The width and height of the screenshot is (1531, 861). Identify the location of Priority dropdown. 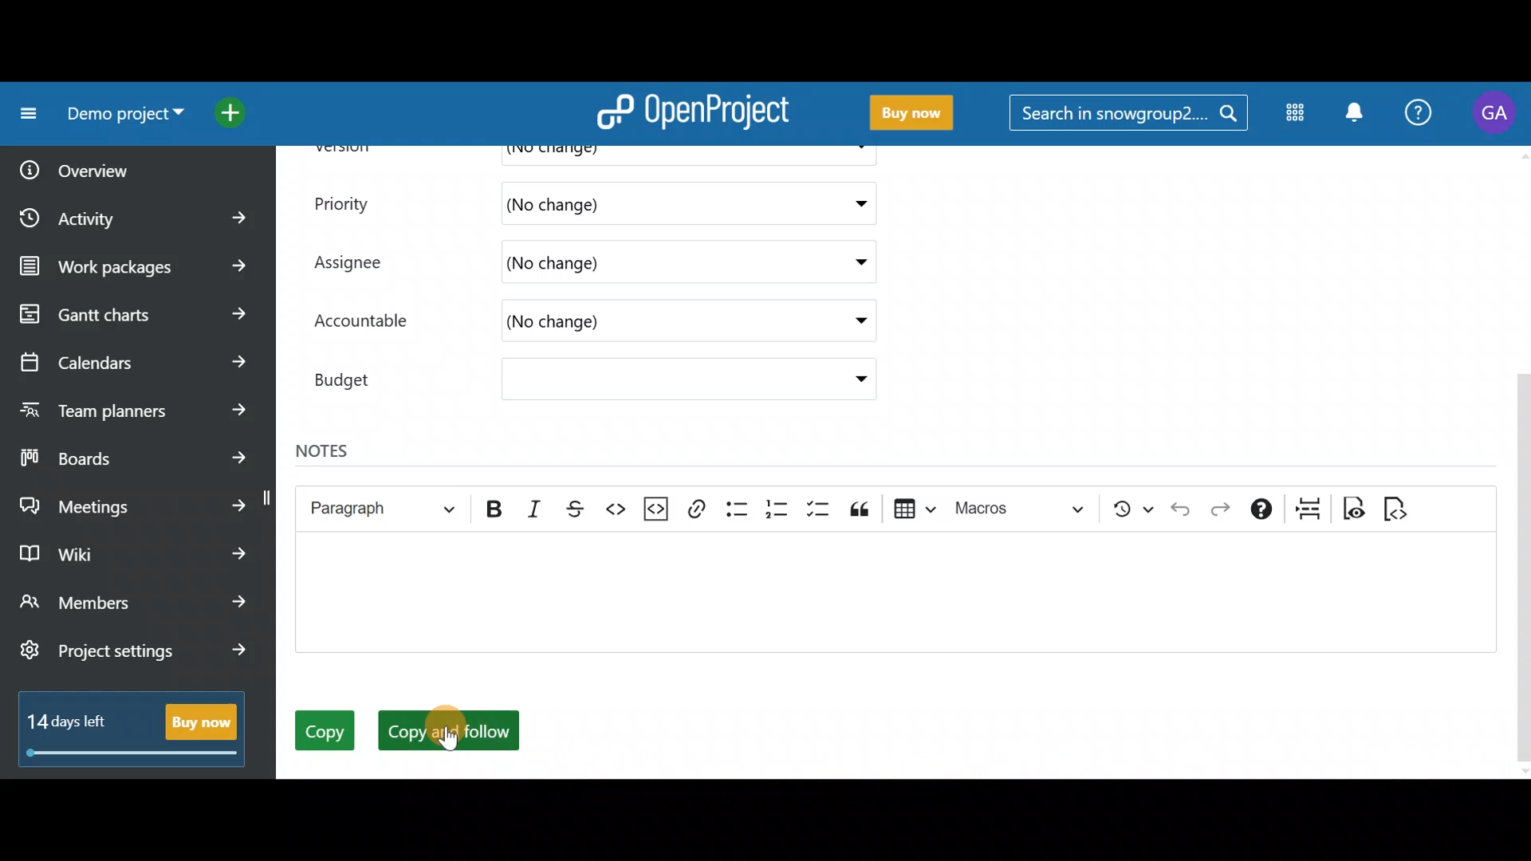
(857, 203).